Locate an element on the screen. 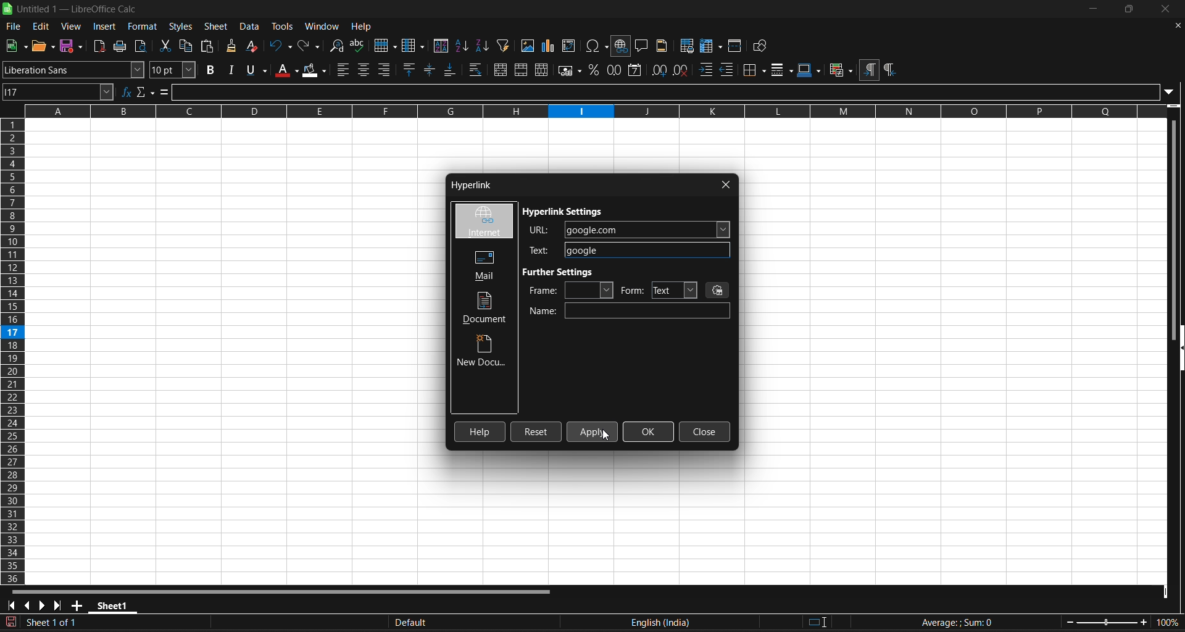 This screenshot has height=632, width=1185. sort ascending is located at coordinates (463, 46).